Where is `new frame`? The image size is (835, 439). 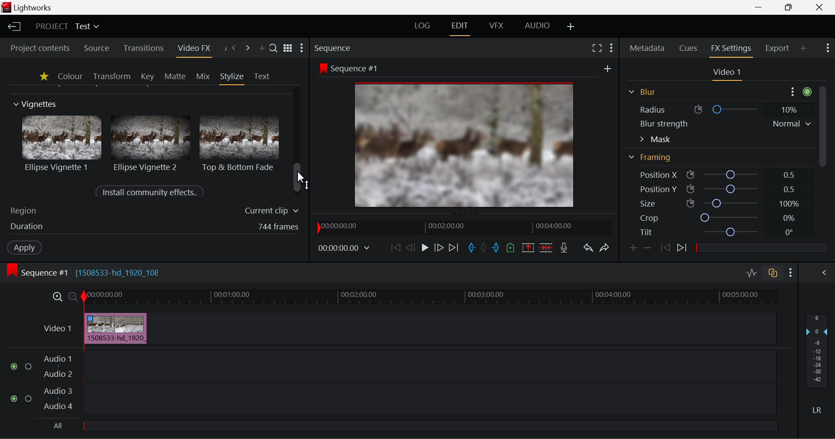 new frame is located at coordinates (608, 68).